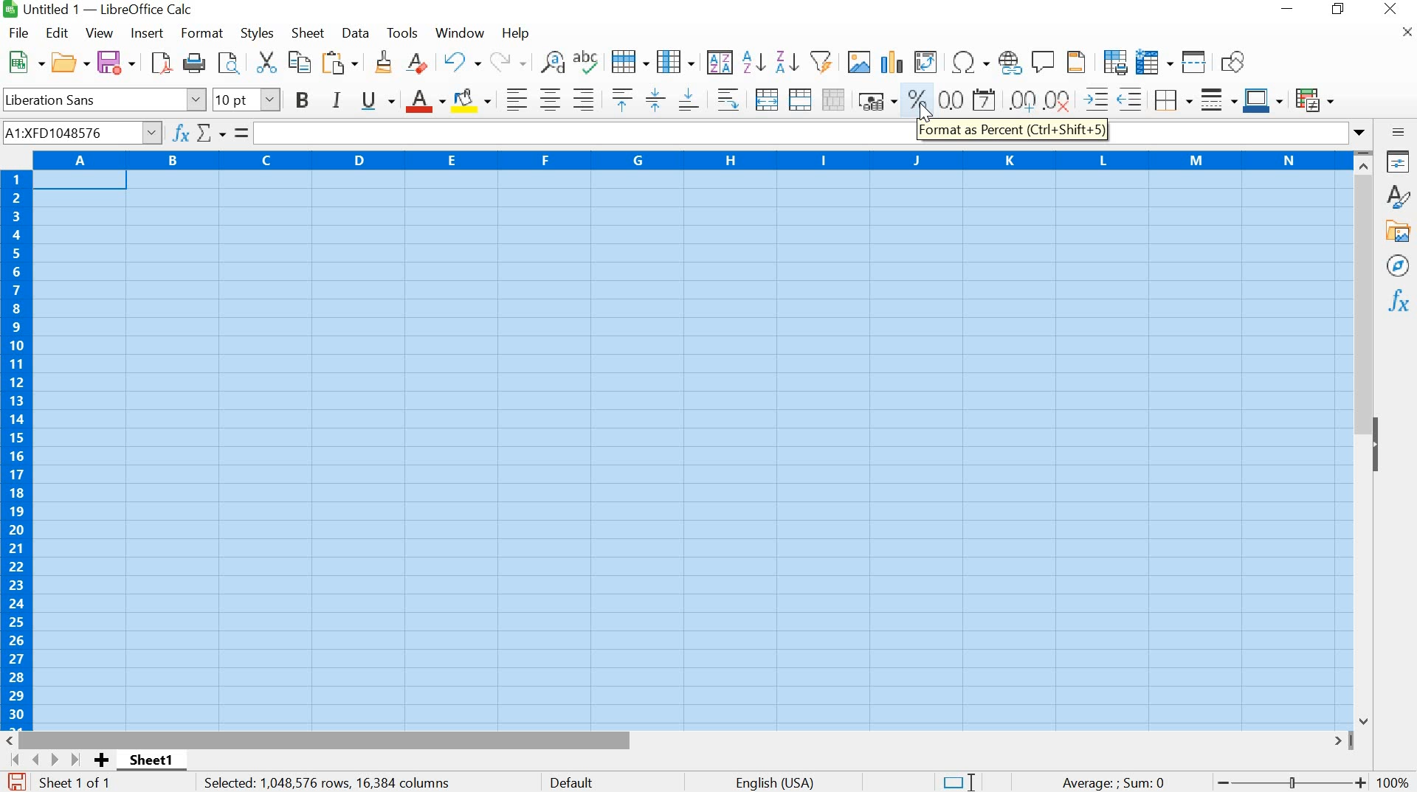  I want to click on Properties, so click(1399, 164).